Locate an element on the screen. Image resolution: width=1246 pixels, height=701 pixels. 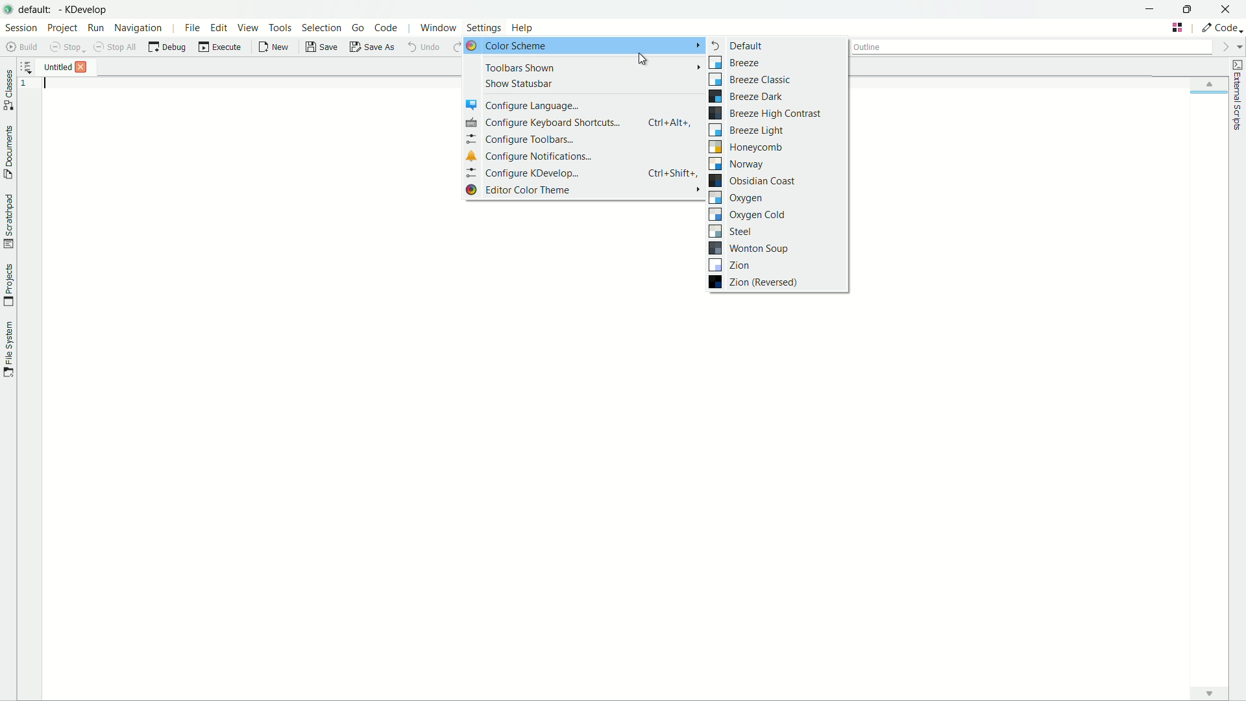
honeycomb is located at coordinates (748, 147).